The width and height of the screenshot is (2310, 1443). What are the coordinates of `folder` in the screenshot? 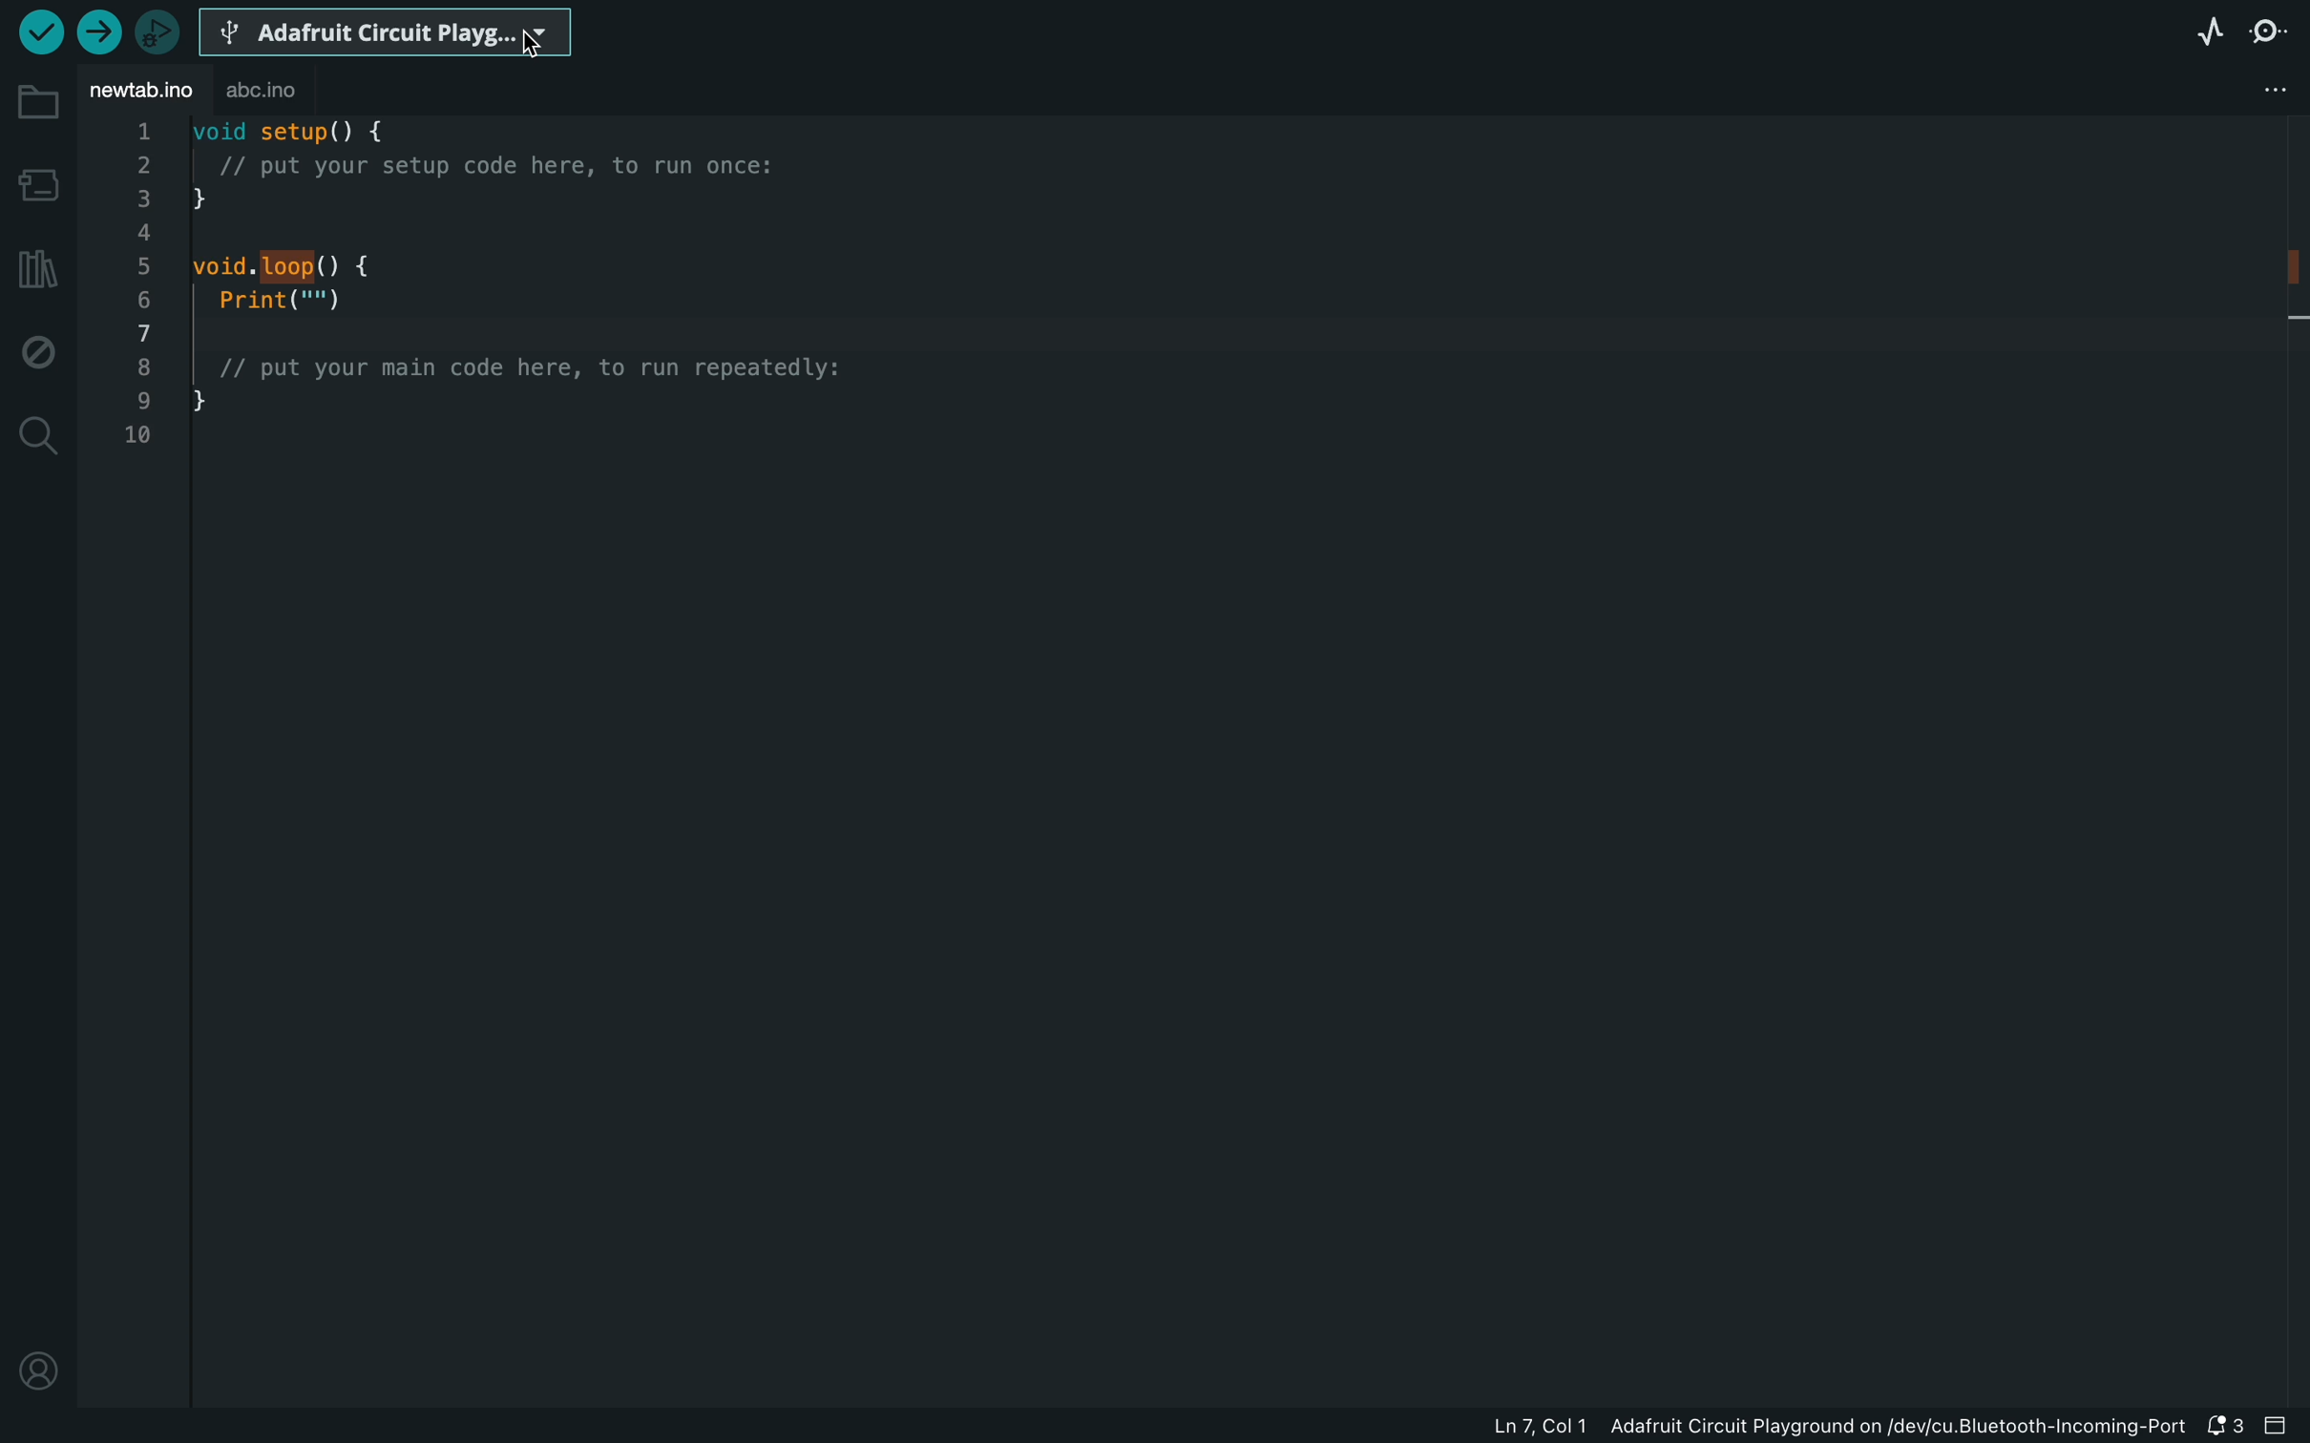 It's located at (41, 102).